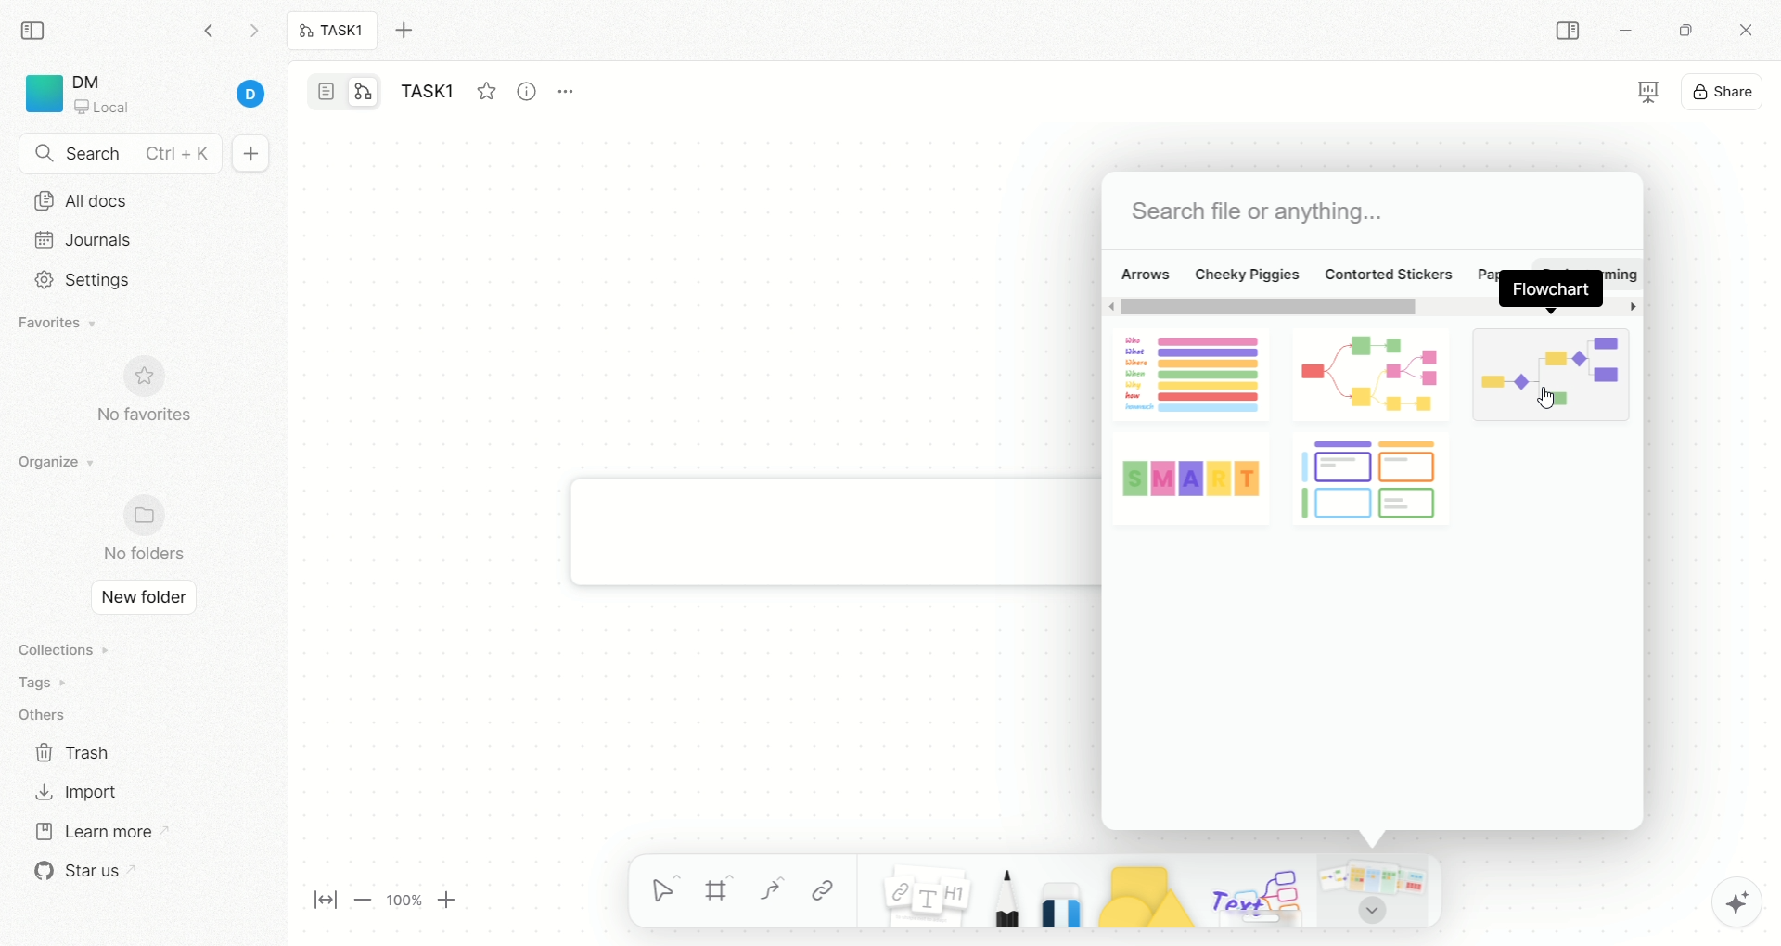  Describe the element at coordinates (37, 683) in the screenshot. I see `tags` at that location.